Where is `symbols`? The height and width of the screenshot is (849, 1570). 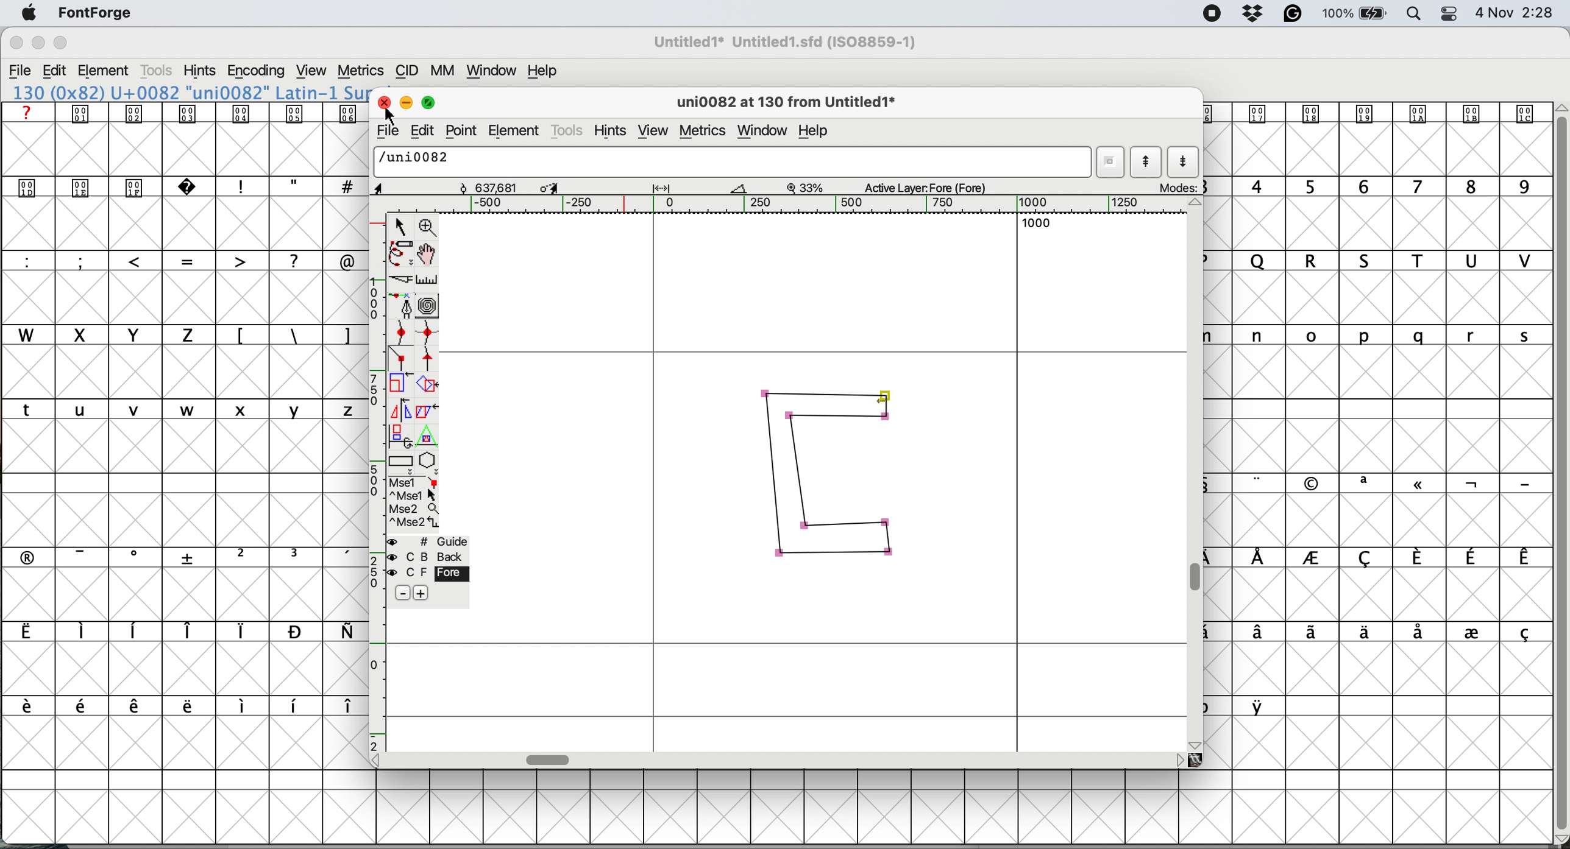
symbols is located at coordinates (190, 706).